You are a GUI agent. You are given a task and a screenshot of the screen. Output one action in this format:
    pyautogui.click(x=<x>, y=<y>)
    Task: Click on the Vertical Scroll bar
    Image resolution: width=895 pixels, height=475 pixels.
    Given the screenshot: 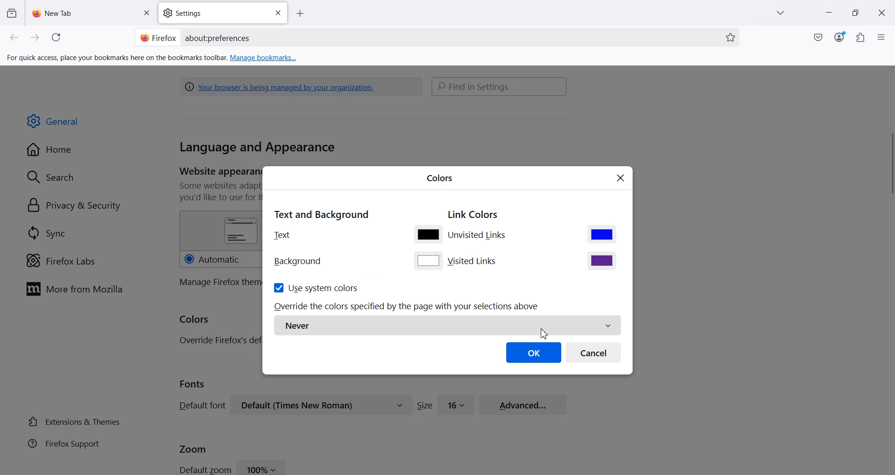 What is the action you would take?
    pyautogui.click(x=889, y=166)
    